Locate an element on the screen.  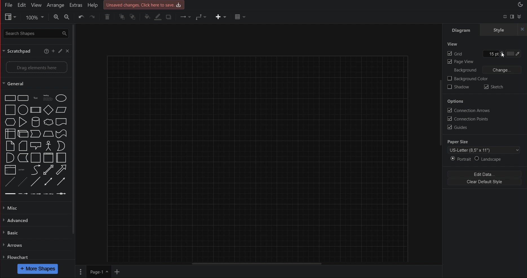
Scrollbar is located at coordinates (440, 126).